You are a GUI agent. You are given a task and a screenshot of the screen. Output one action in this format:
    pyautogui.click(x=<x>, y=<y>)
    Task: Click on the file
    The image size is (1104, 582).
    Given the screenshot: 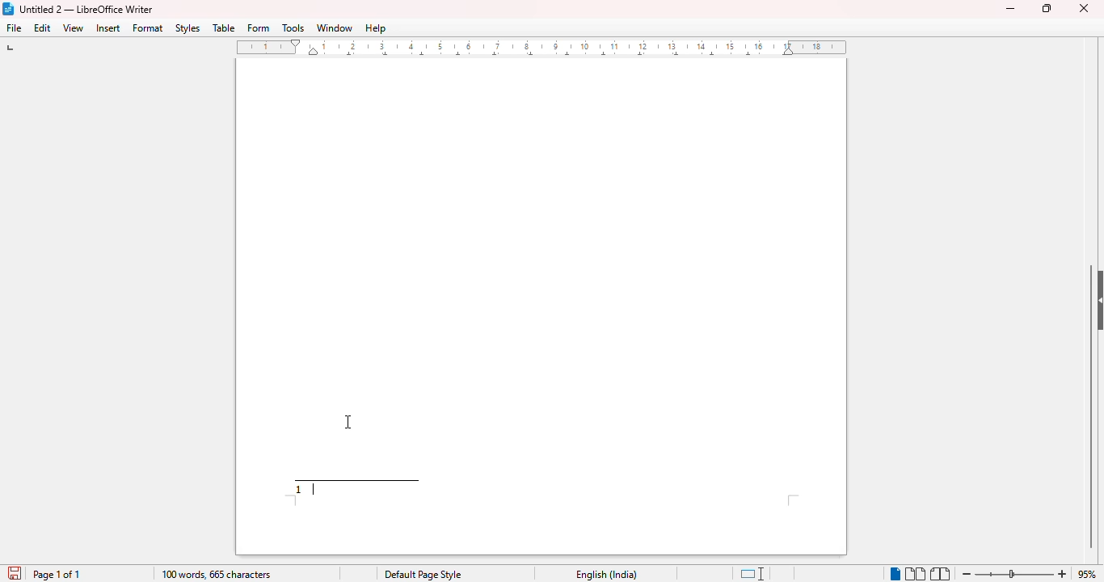 What is the action you would take?
    pyautogui.click(x=15, y=27)
    